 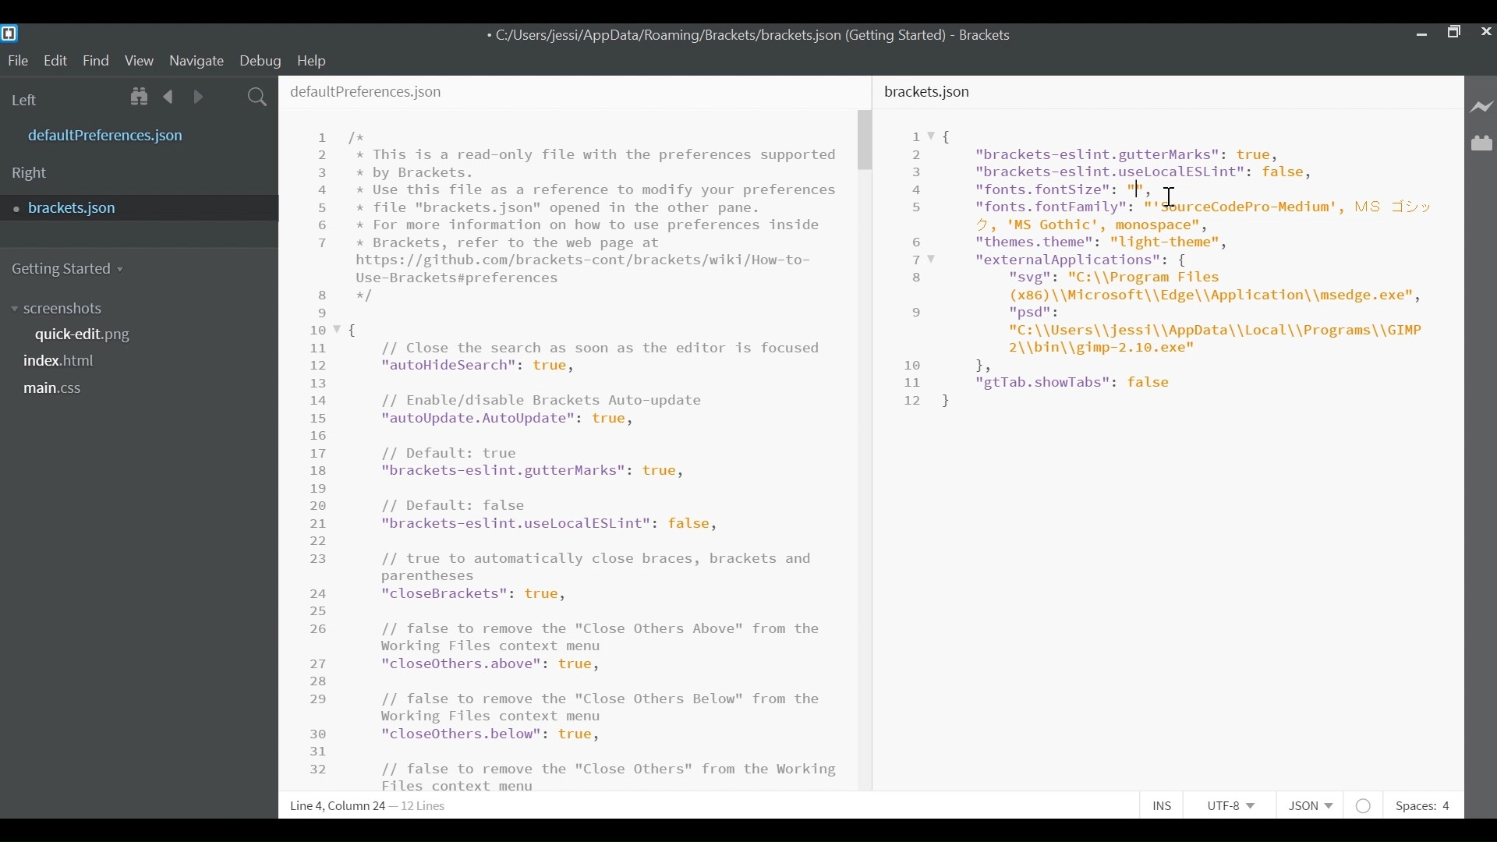 What do you see at coordinates (96, 334) in the screenshot?
I see `quickedit.png` at bounding box center [96, 334].